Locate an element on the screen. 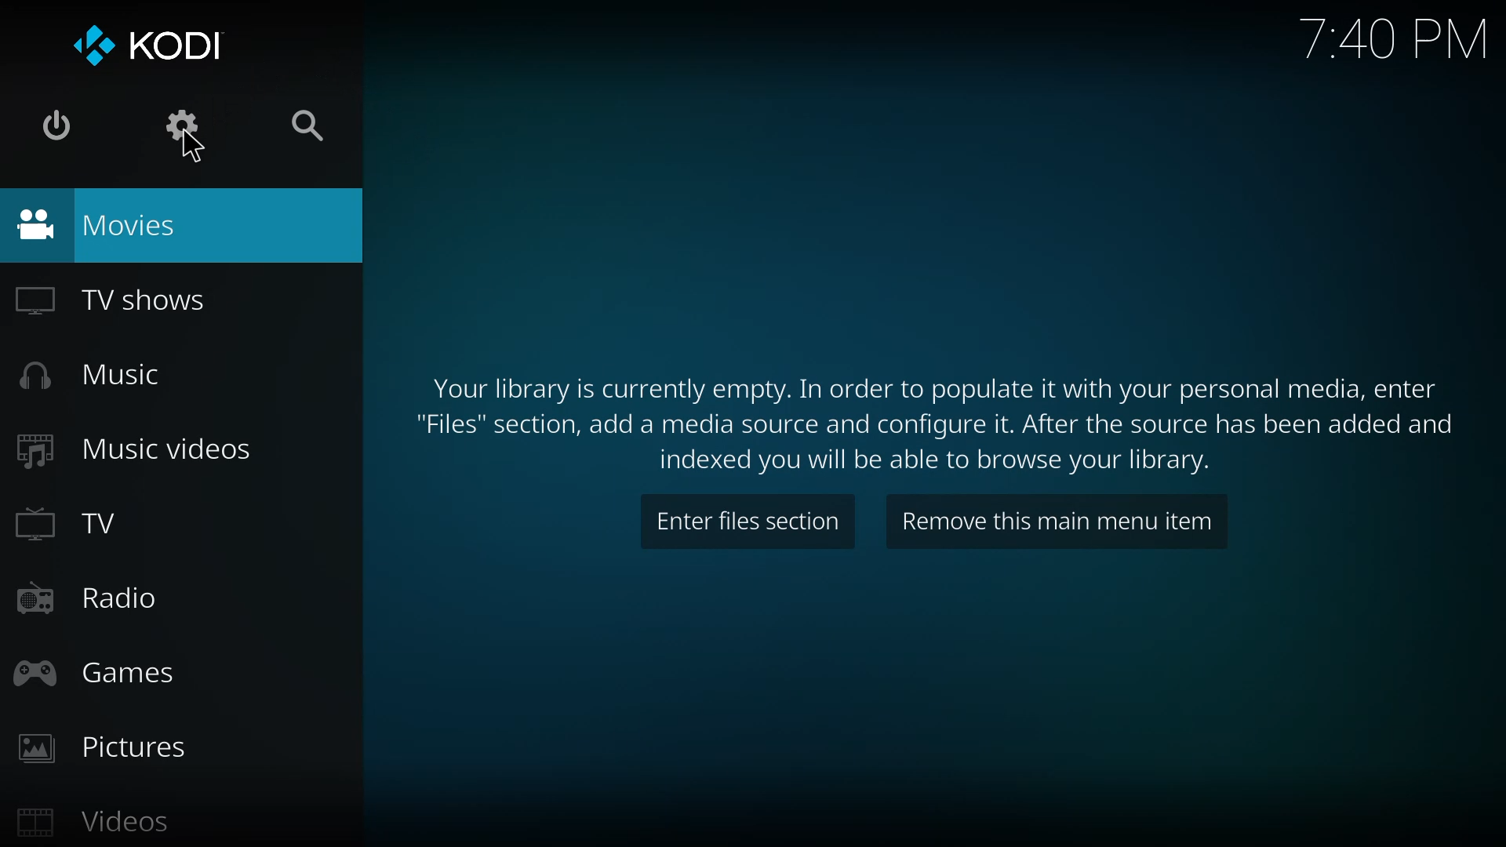 Image resolution: width=1506 pixels, height=847 pixels. games is located at coordinates (96, 671).